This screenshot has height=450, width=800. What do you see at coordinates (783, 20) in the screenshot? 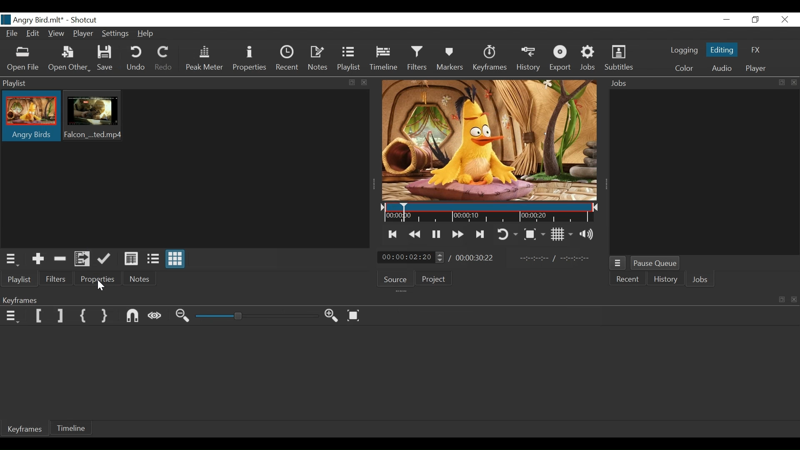
I see `Close` at bounding box center [783, 20].